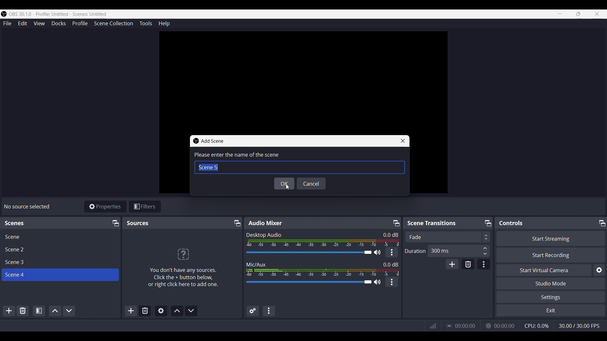 This screenshot has width=607, height=341. I want to click on Remove Selected Source, so click(144, 311).